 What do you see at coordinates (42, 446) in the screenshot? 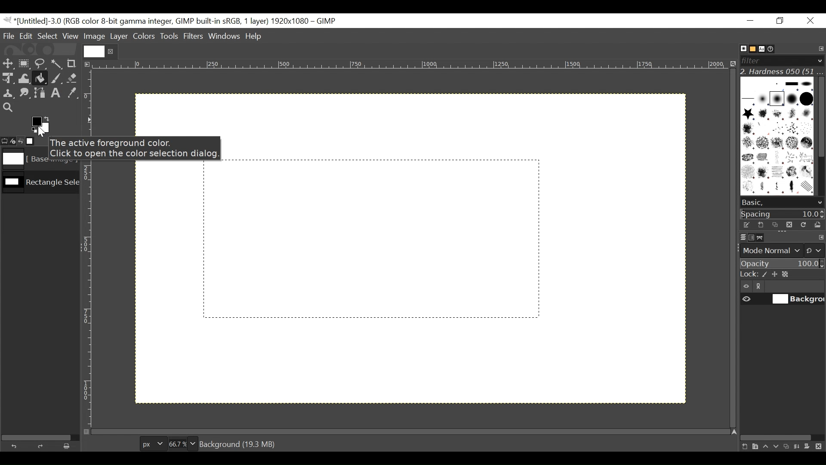
I see `Redo` at bounding box center [42, 446].